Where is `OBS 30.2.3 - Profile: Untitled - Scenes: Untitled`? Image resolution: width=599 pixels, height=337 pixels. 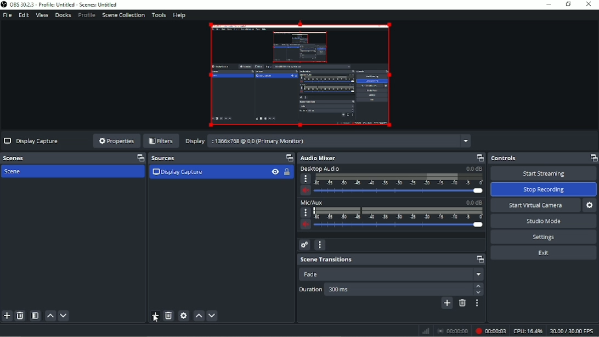
OBS 30.2.3 - Profile: Untitled - Scenes: Untitled is located at coordinates (64, 4).